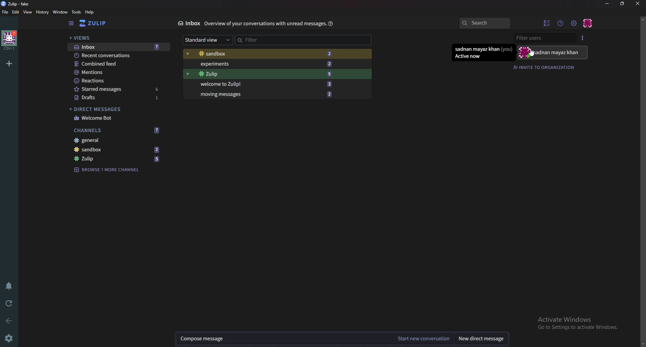 The image size is (646, 347). I want to click on Standard view, so click(208, 40).